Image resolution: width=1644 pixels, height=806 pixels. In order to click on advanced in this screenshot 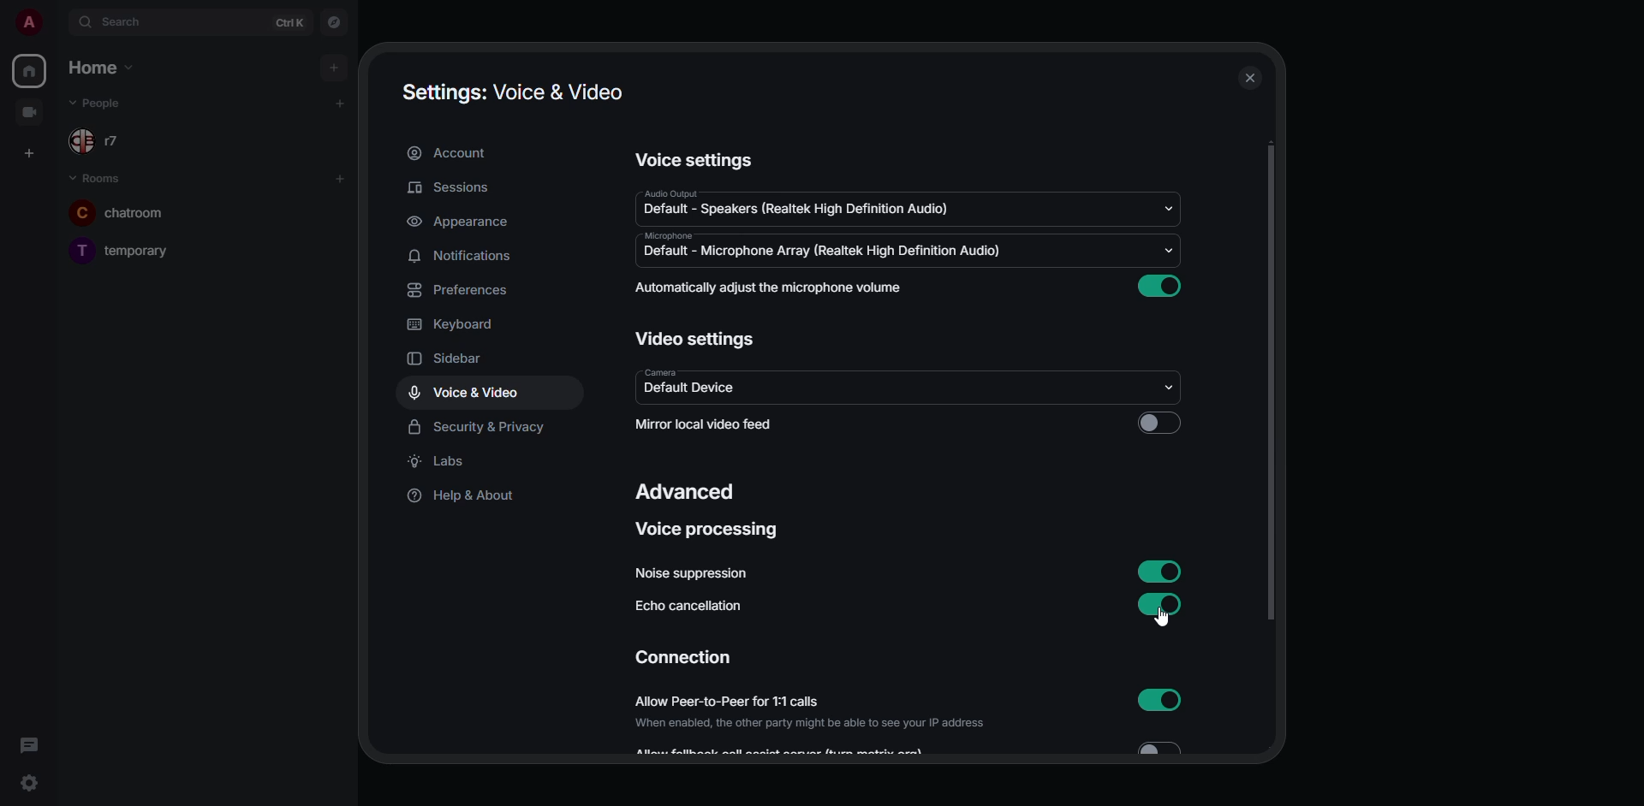, I will do `click(689, 494)`.